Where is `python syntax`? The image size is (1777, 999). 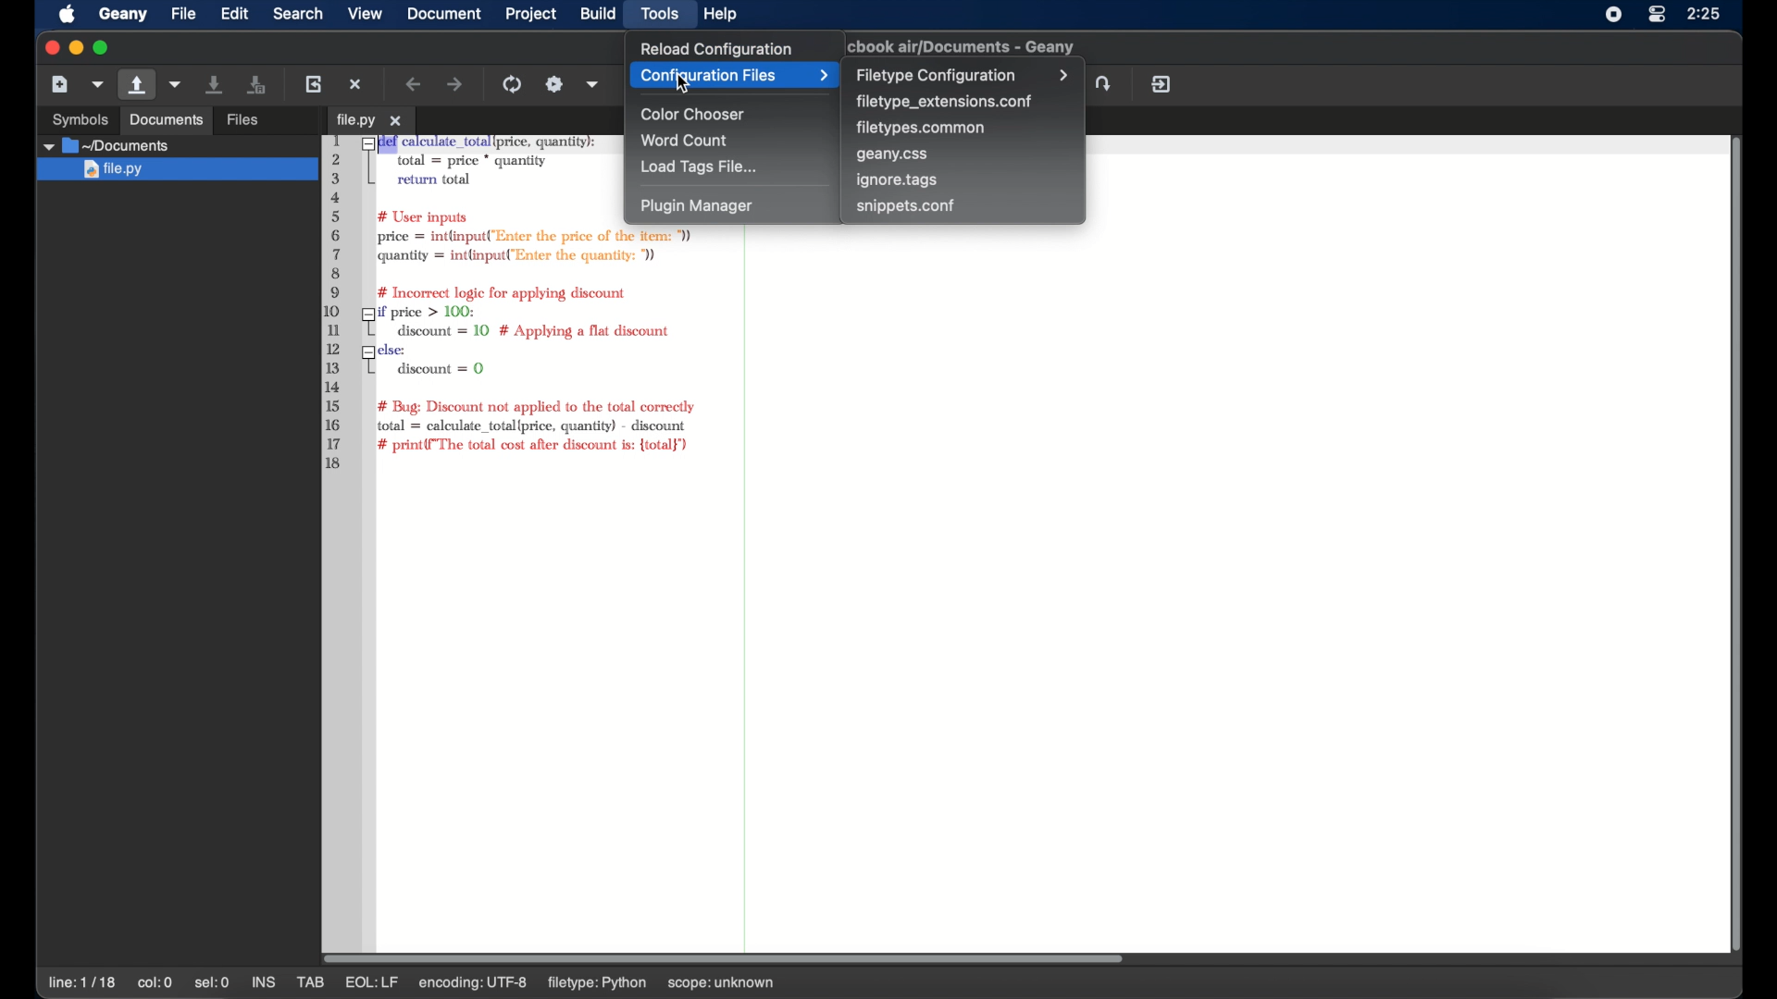
python syntax is located at coordinates (466, 303).